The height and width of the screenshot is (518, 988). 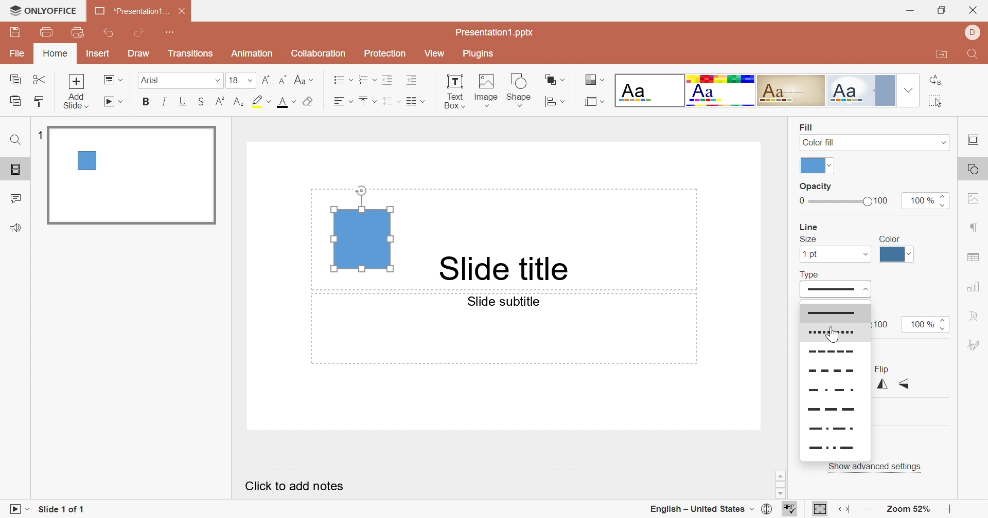 I want to click on , so click(x=800, y=201).